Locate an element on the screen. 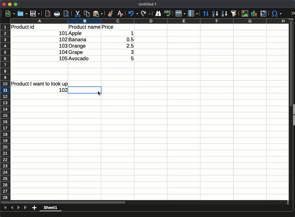 This screenshot has width=295, height=217. print is located at coordinates (57, 13).